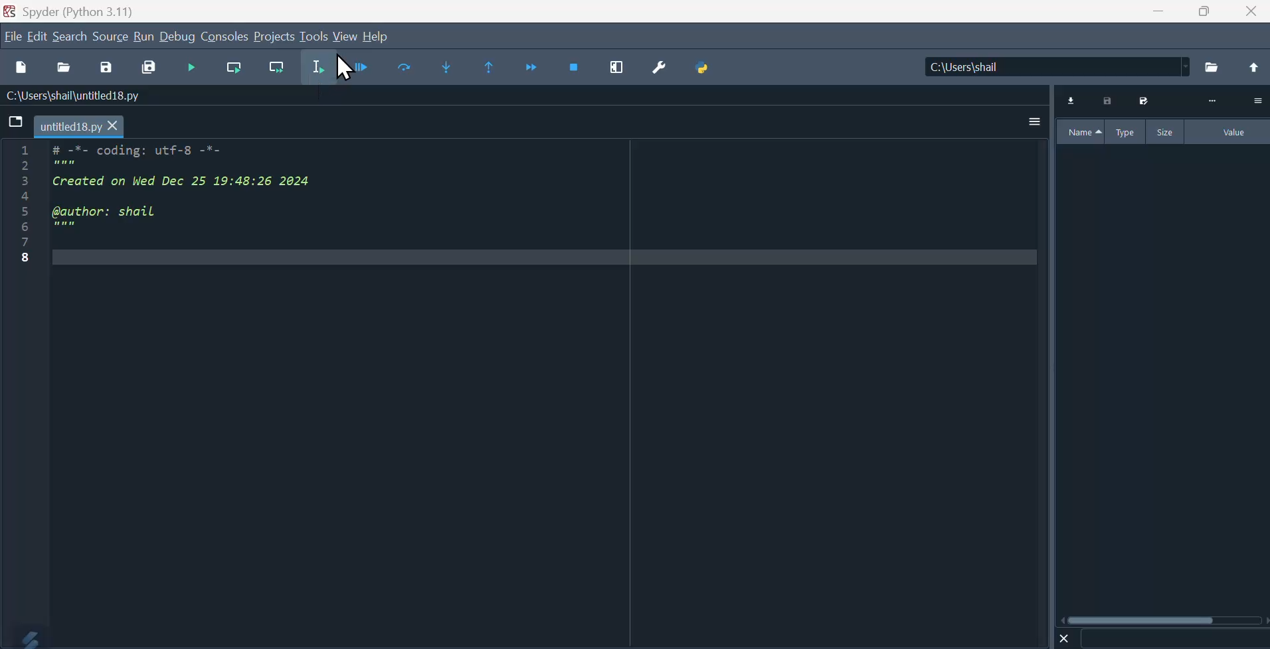 The image size is (1270, 649). What do you see at coordinates (1156, 11) in the screenshot?
I see `minimize` at bounding box center [1156, 11].